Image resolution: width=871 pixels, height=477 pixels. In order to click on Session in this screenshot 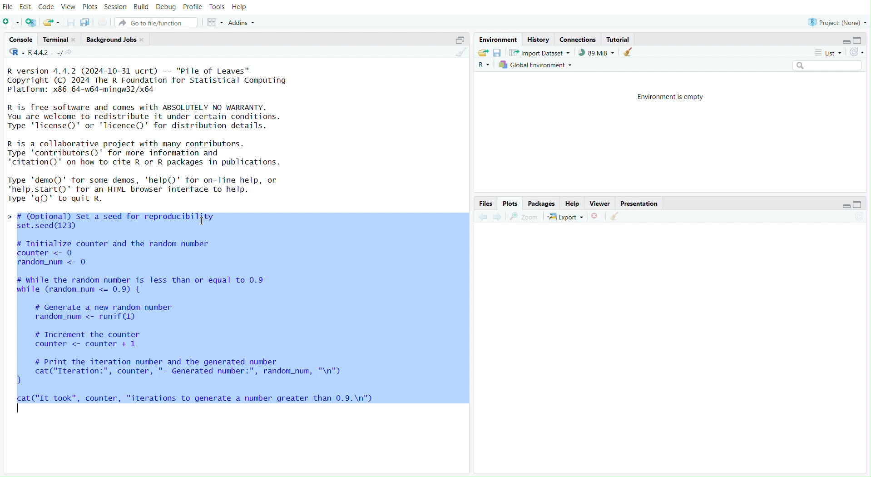, I will do `click(114, 7)`.